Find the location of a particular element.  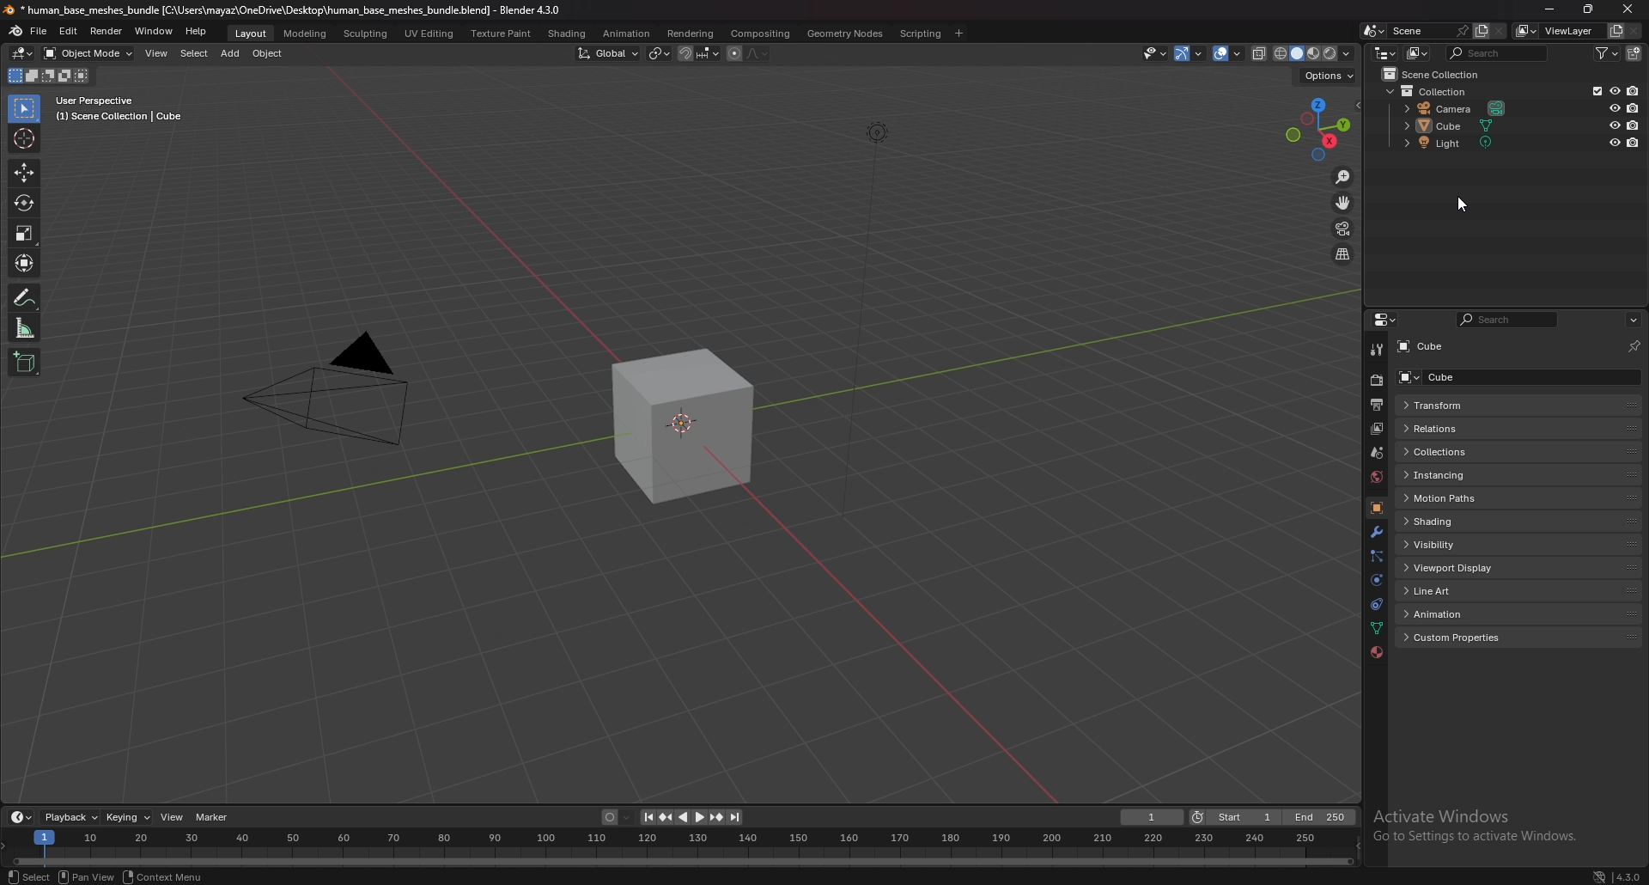

sculpting is located at coordinates (368, 33).